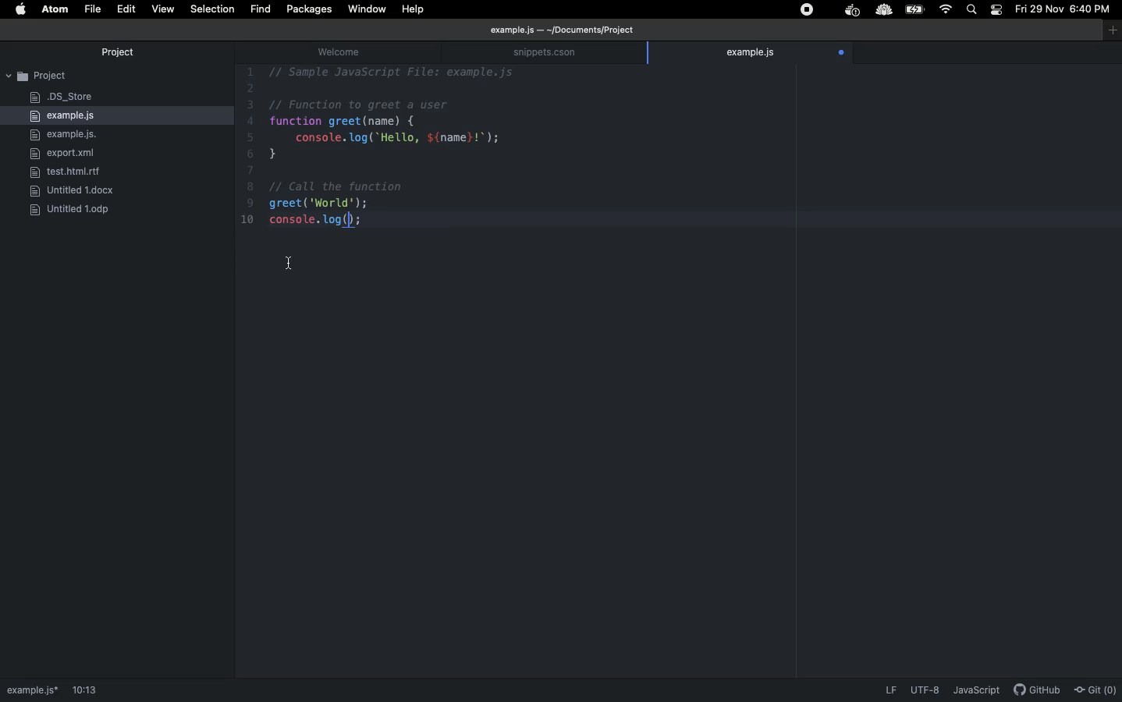 The image size is (1122, 702). I want to click on extension, so click(883, 12).